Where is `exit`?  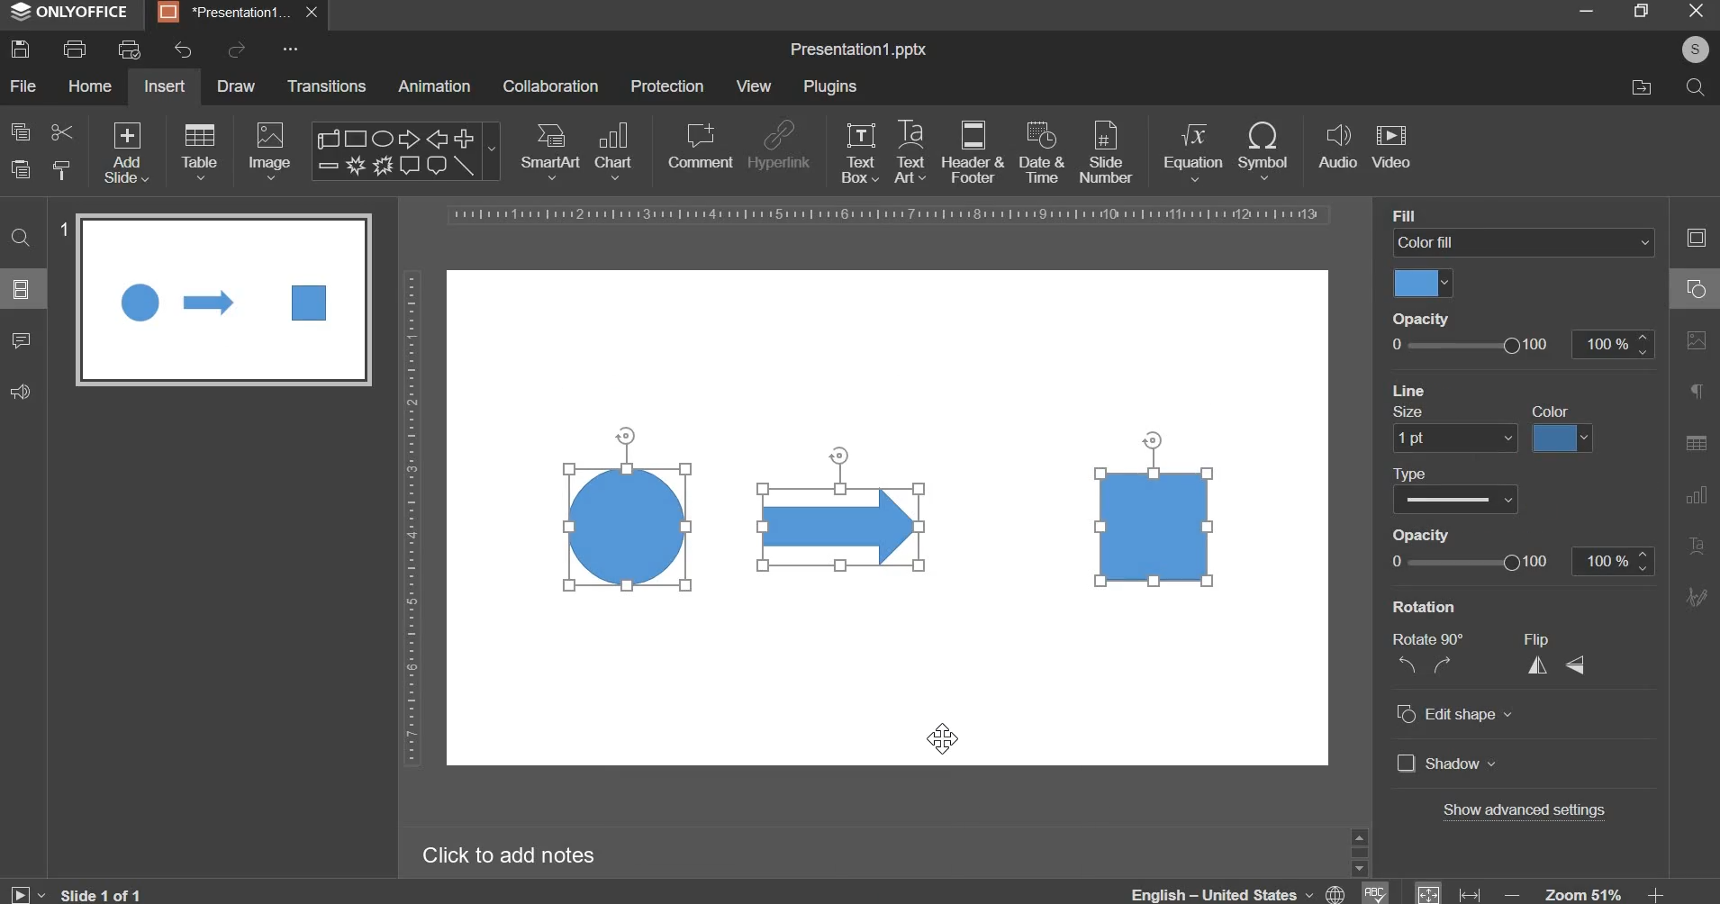
exit is located at coordinates (1697, 9).